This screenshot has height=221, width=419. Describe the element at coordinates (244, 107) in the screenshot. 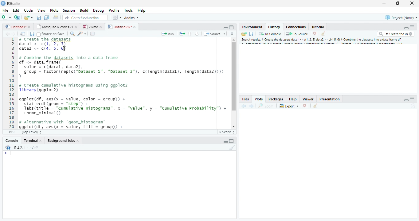

I see `back` at that location.